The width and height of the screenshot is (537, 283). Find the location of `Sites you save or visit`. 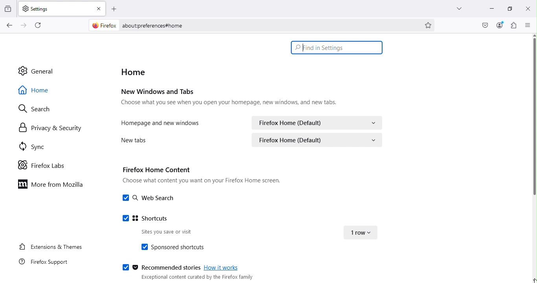

Sites you save or visit is located at coordinates (159, 232).